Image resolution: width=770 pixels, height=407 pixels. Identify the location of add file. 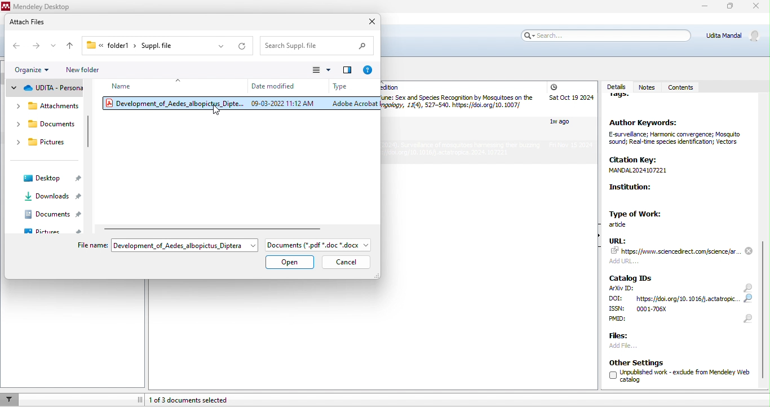
(638, 346).